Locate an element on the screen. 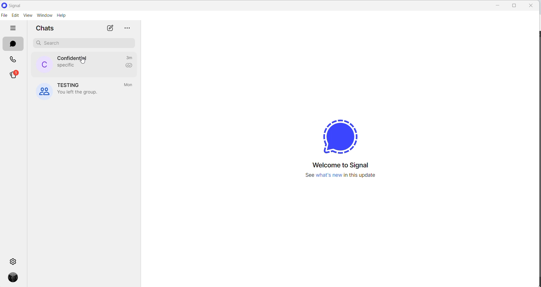 This screenshot has width=541, height=287. text regarding new update is located at coordinates (342, 176).